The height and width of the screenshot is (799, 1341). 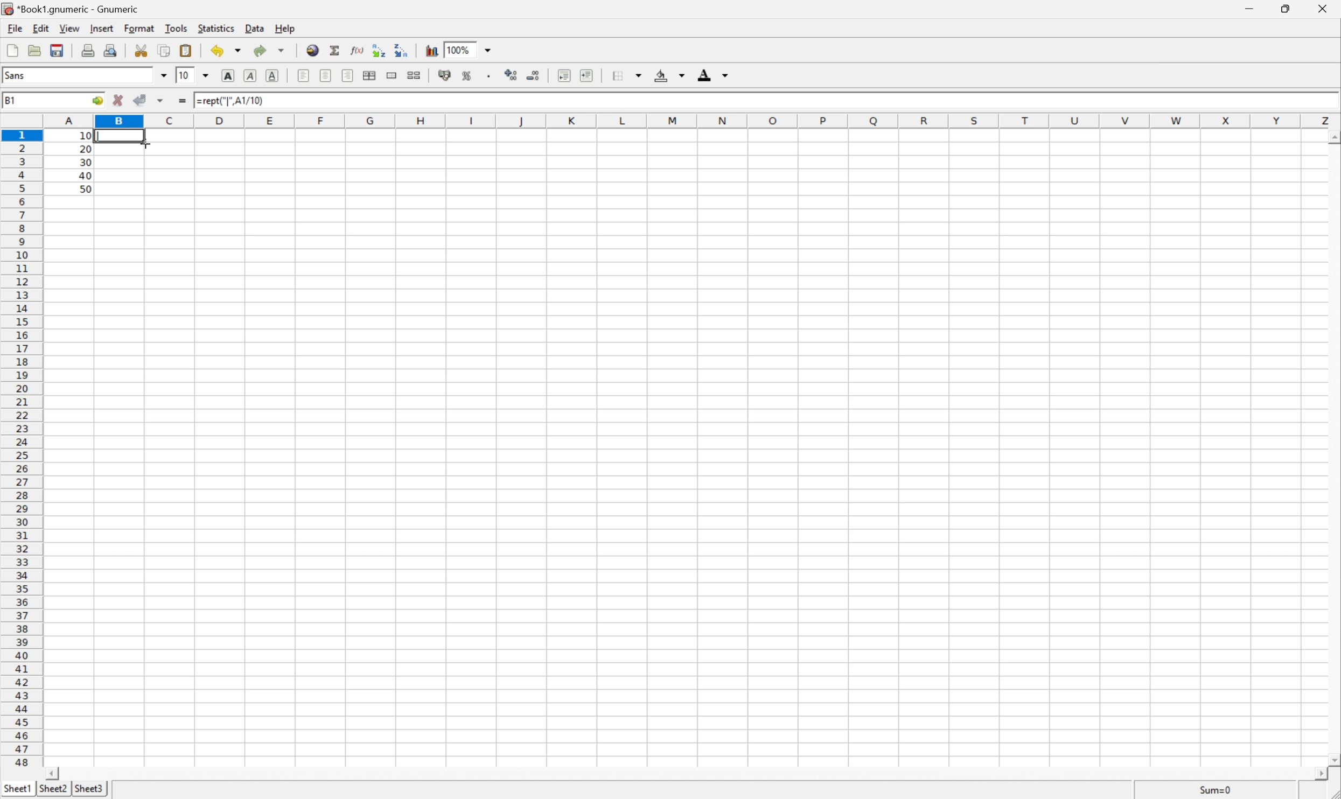 I want to click on Scroll Up, so click(x=1332, y=138).